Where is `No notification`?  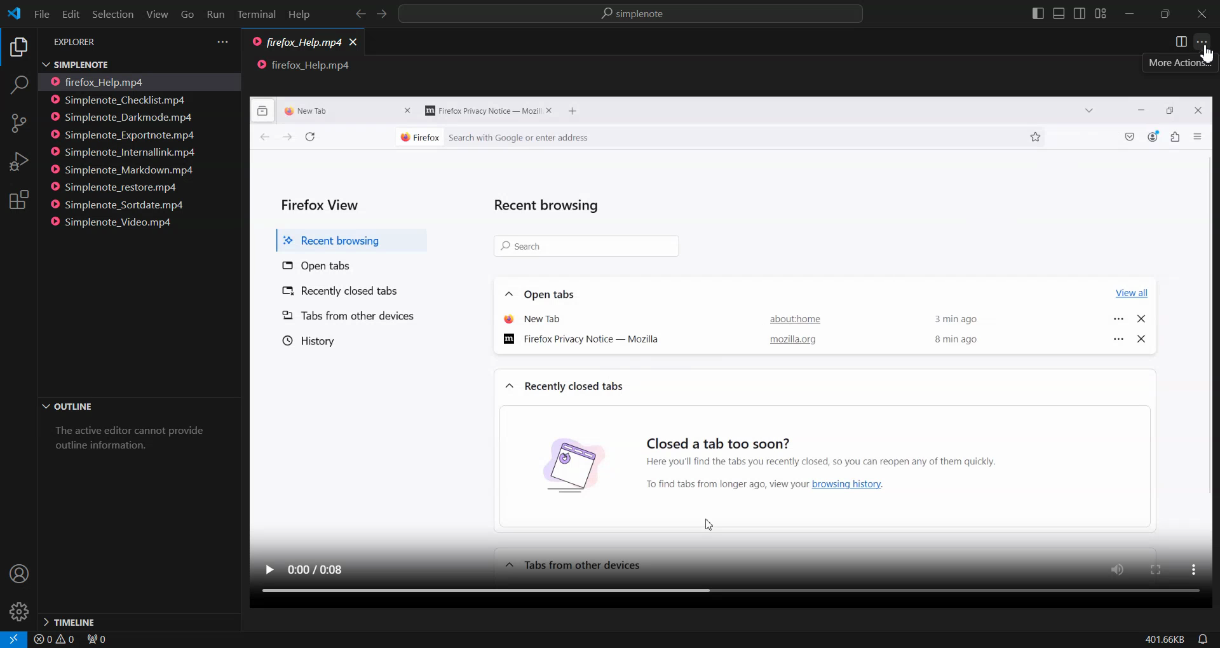 No notification is located at coordinates (1201, 639).